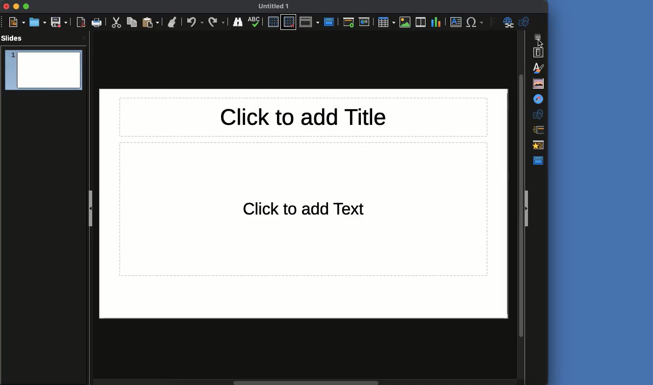 Image resolution: width=653 pixels, height=385 pixels. I want to click on Master view, so click(330, 21).